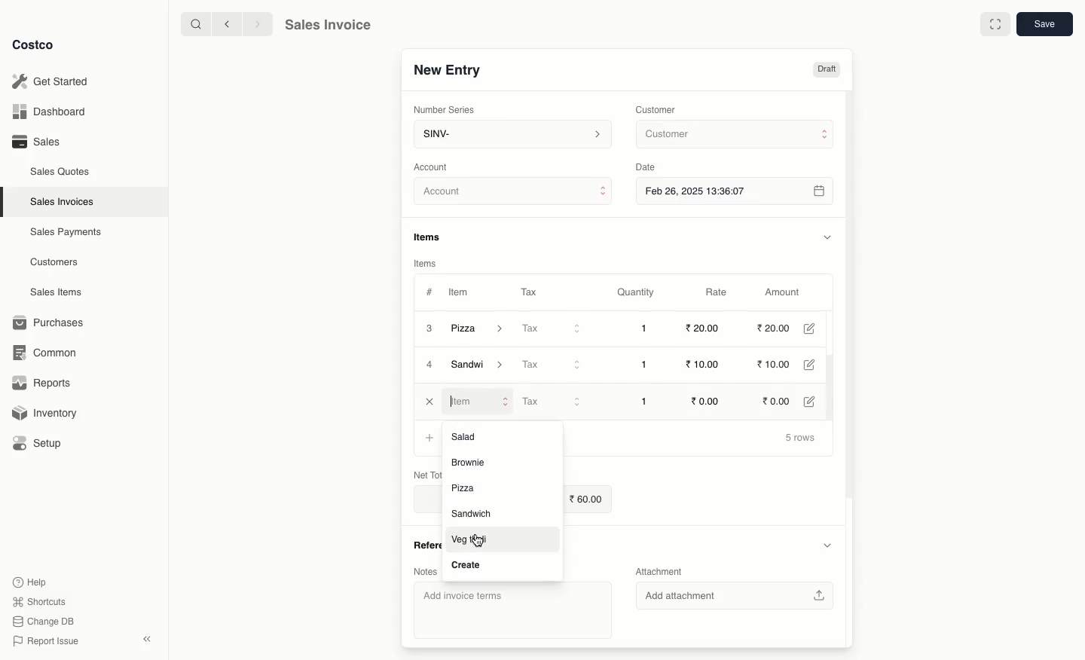 The width and height of the screenshot is (1085, 660). What do you see at coordinates (472, 515) in the screenshot?
I see `‘Sandwich` at bounding box center [472, 515].